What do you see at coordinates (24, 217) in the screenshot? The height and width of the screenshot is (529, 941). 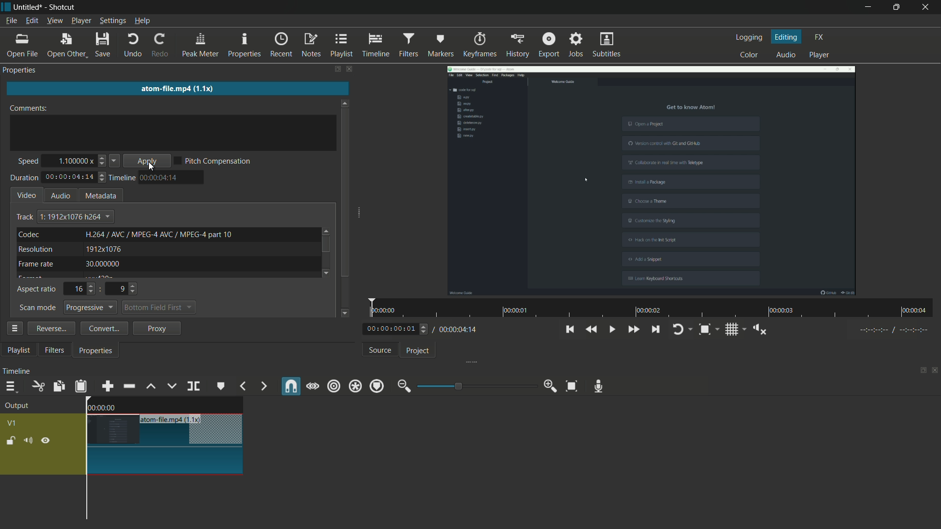 I see `track` at bounding box center [24, 217].